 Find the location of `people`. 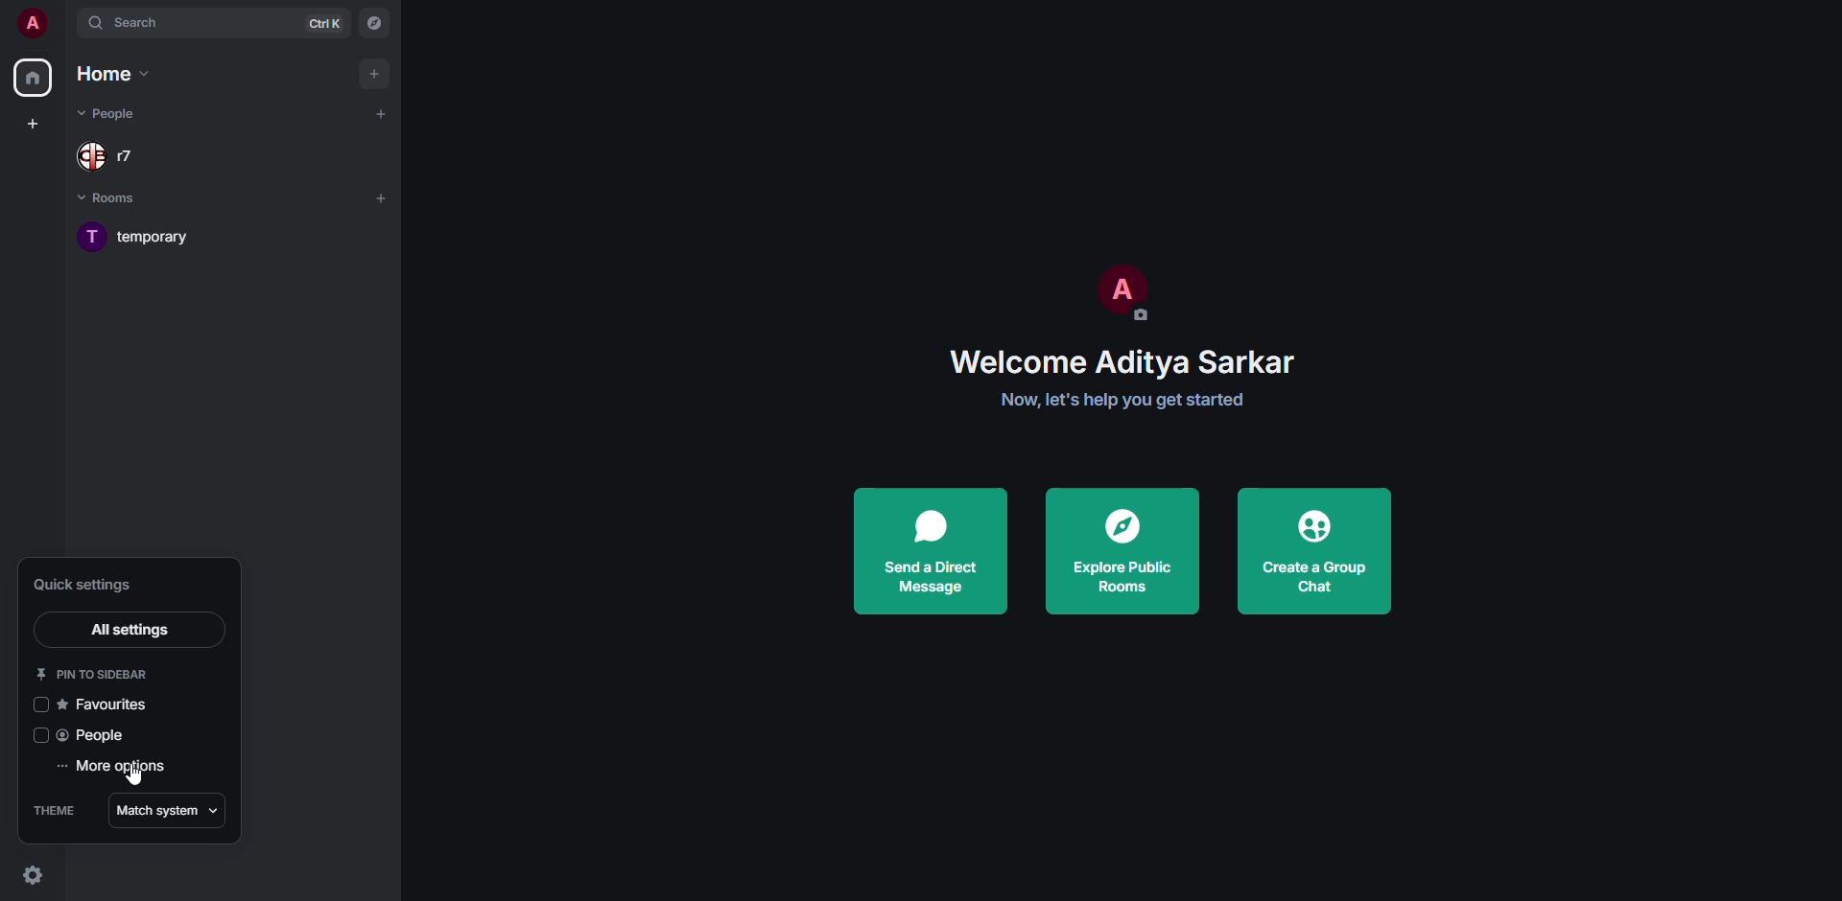

people is located at coordinates (107, 155).